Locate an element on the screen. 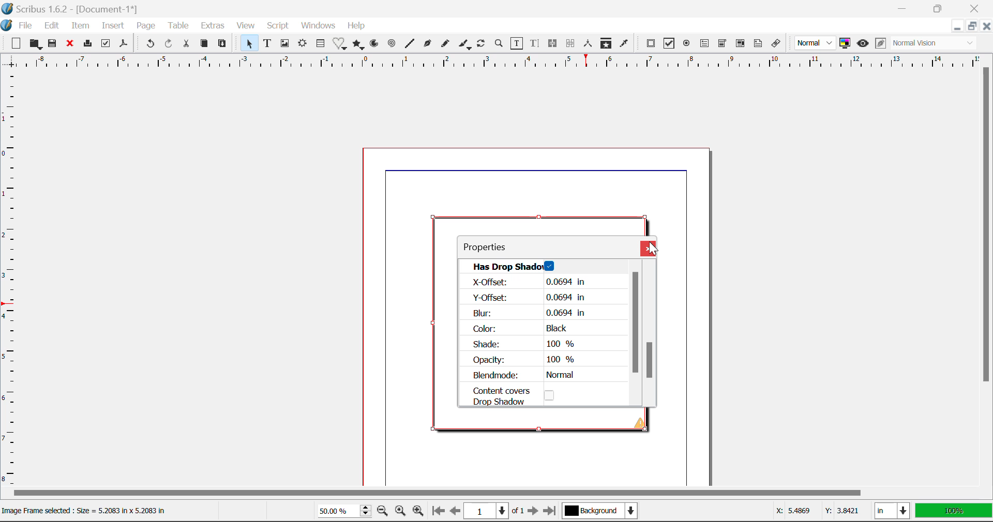 Image resolution: width=993 pixels, height=522 pixels. Normal is located at coordinates (816, 43).